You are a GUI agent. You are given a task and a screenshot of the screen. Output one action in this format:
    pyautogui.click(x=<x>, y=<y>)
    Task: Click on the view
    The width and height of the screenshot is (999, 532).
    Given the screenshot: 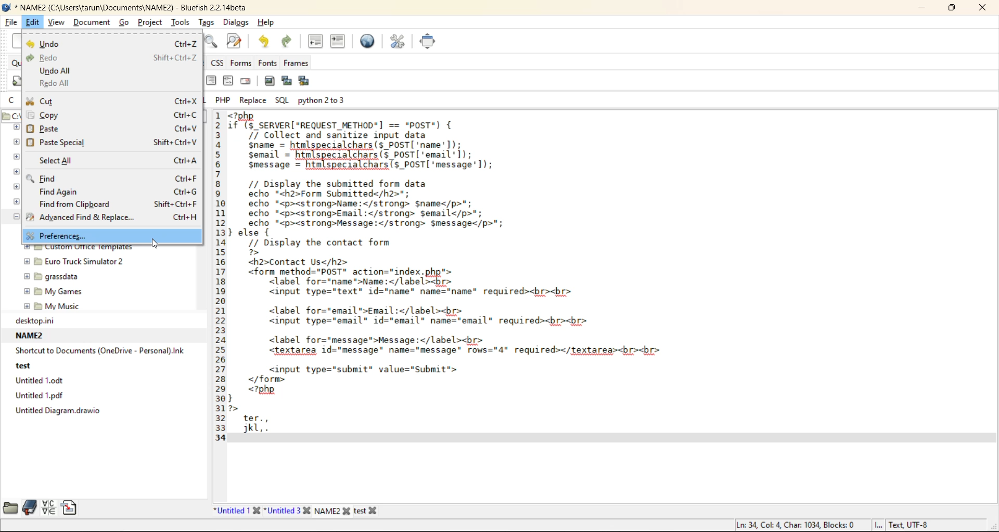 What is the action you would take?
    pyautogui.click(x=55, y=22)
    